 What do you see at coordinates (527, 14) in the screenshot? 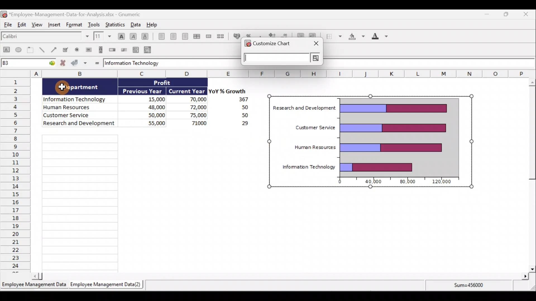
I see `Close` at bounding box center [527, 14].